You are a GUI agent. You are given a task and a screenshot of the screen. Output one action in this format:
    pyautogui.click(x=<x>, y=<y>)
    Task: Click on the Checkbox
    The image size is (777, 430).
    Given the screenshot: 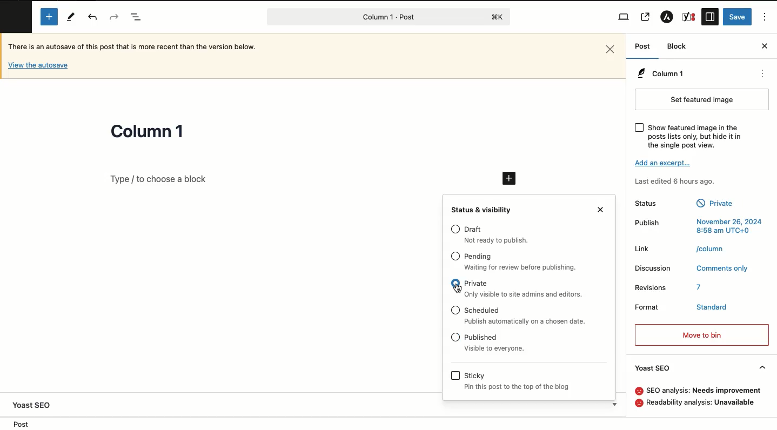 What is the action you would take?
    pyautogui.click(x=455, y=375)
    